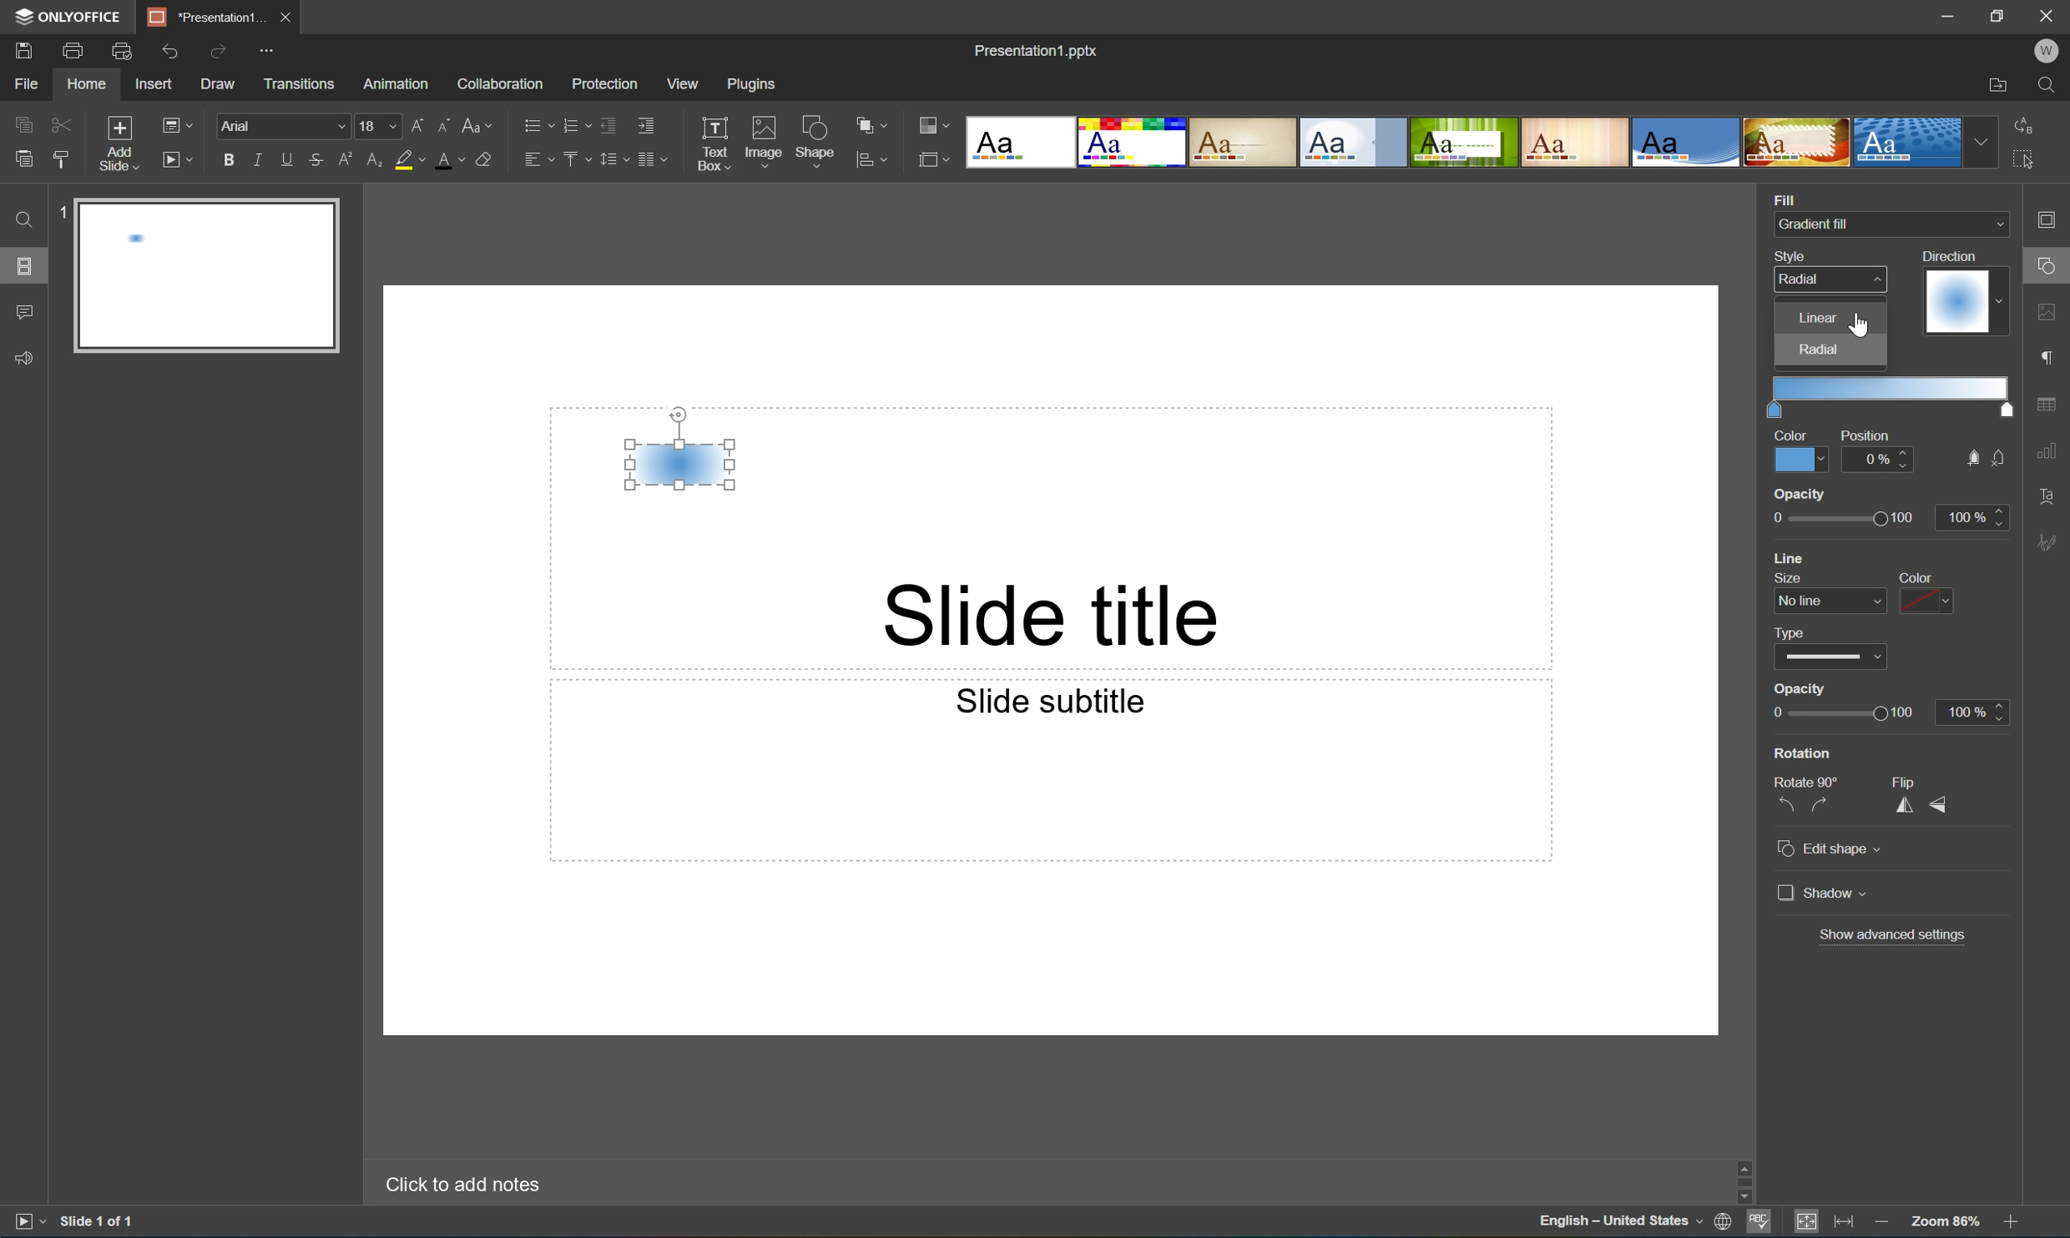 The height and width of the screenshot is (1238, 2070). I want to click on color, so click(1911, 577).